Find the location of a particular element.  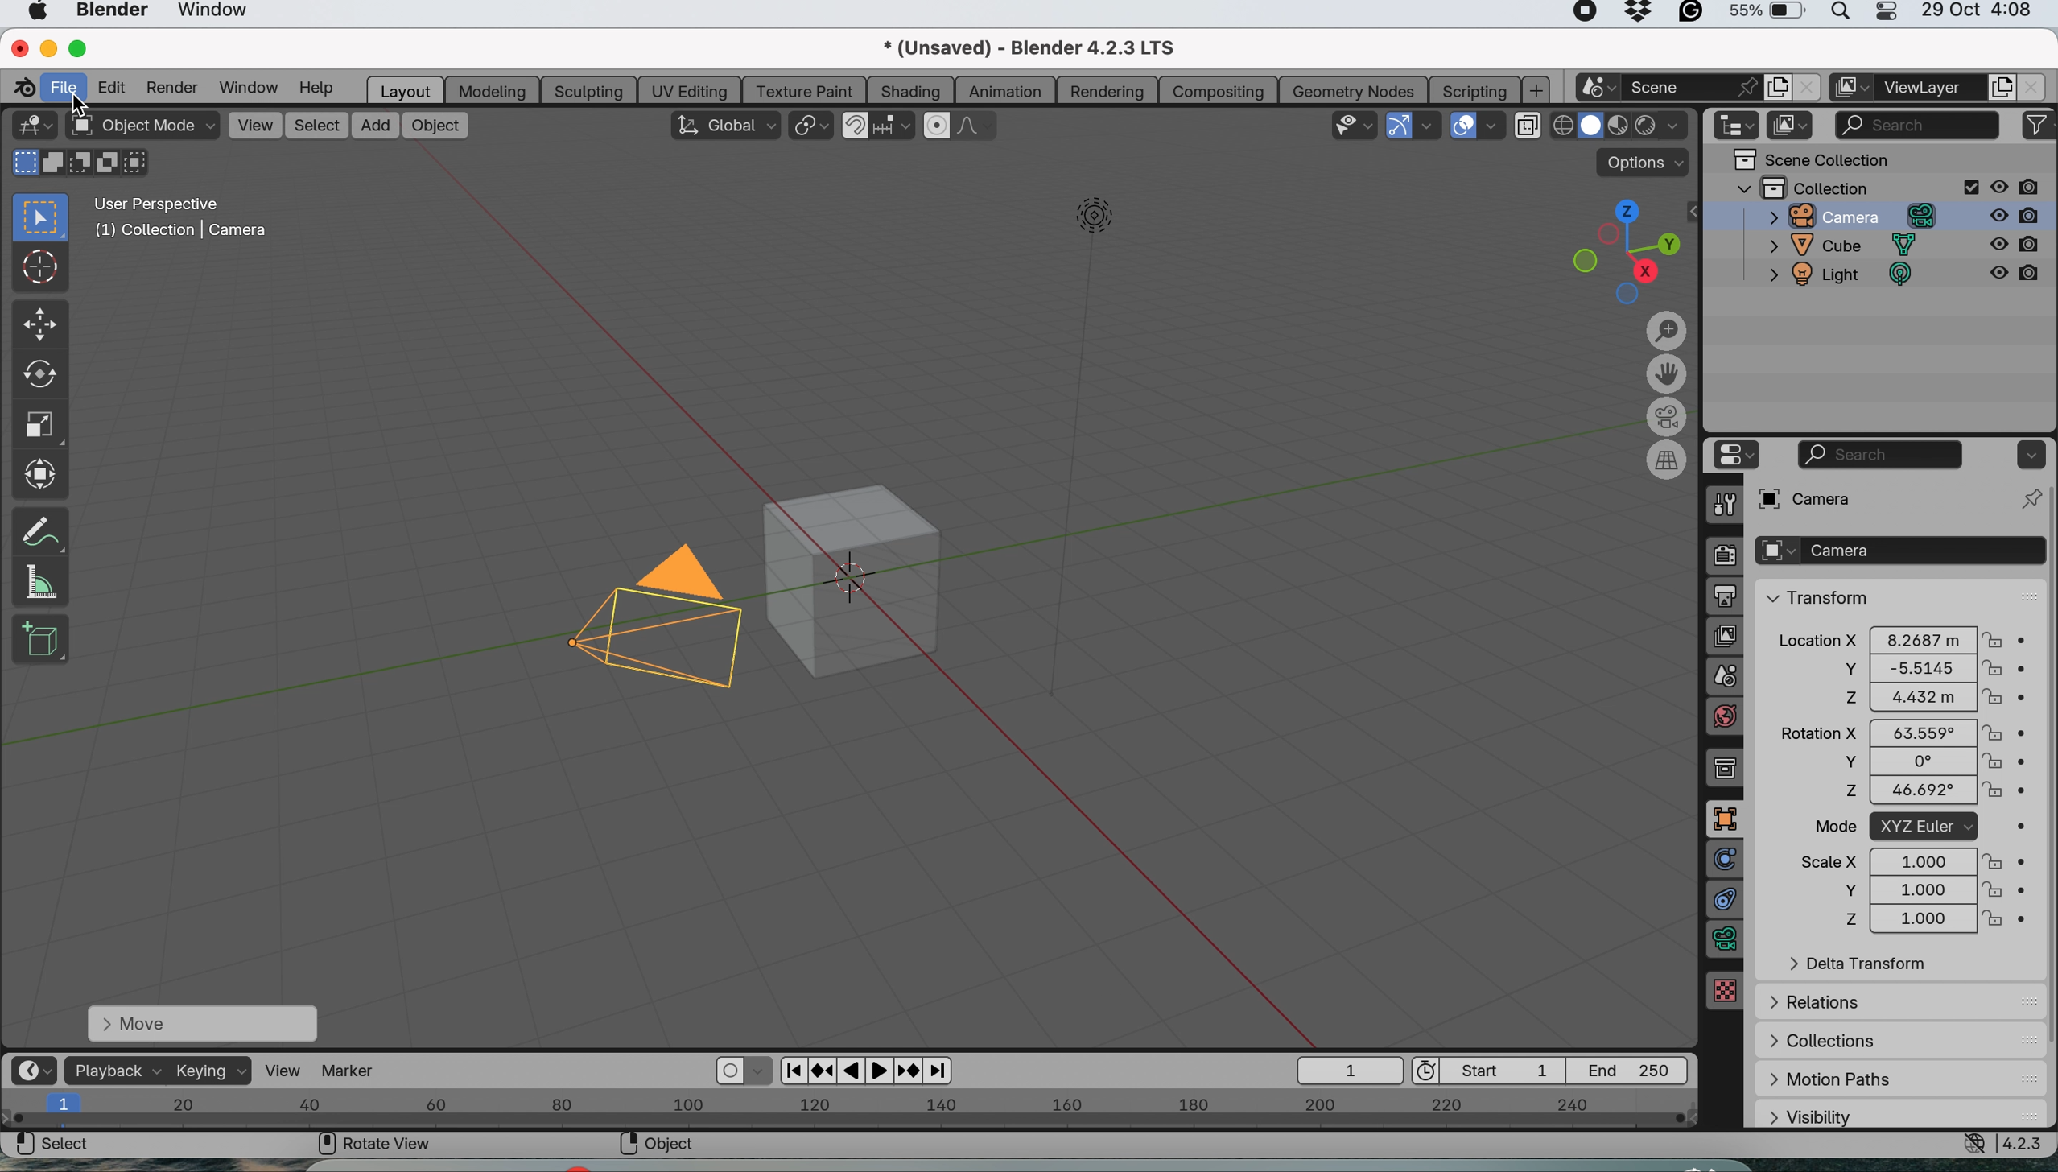

control center is located at coordinates (1884, 14).